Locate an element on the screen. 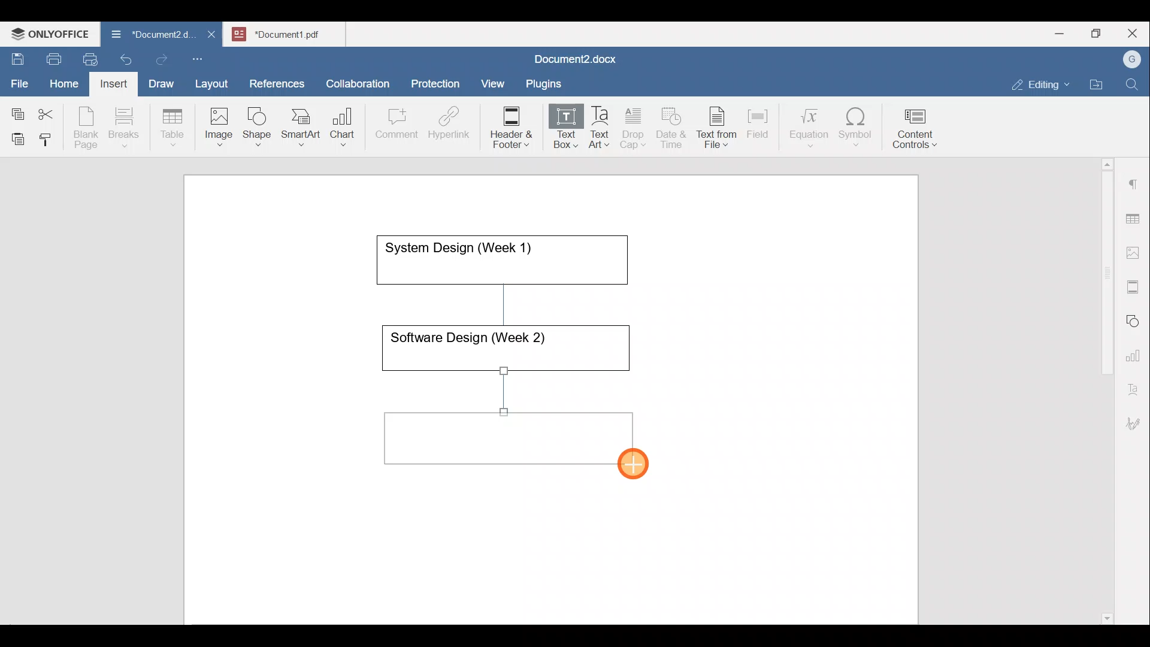  References is located at coordinates (276, 82).